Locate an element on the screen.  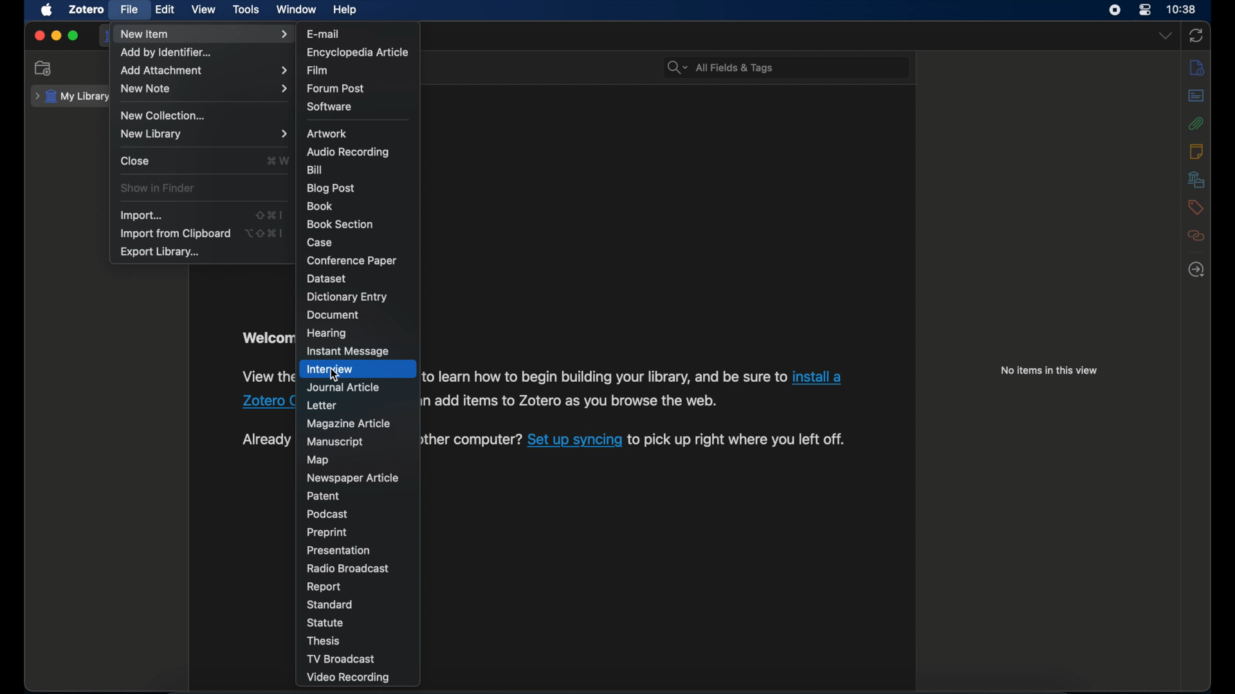
preprint is located at coordinates (327, 532).